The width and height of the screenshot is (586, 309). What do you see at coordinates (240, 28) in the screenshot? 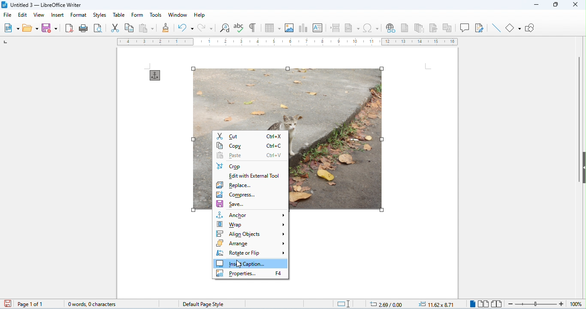
I see `spelling` at bounding box center [240, 28].